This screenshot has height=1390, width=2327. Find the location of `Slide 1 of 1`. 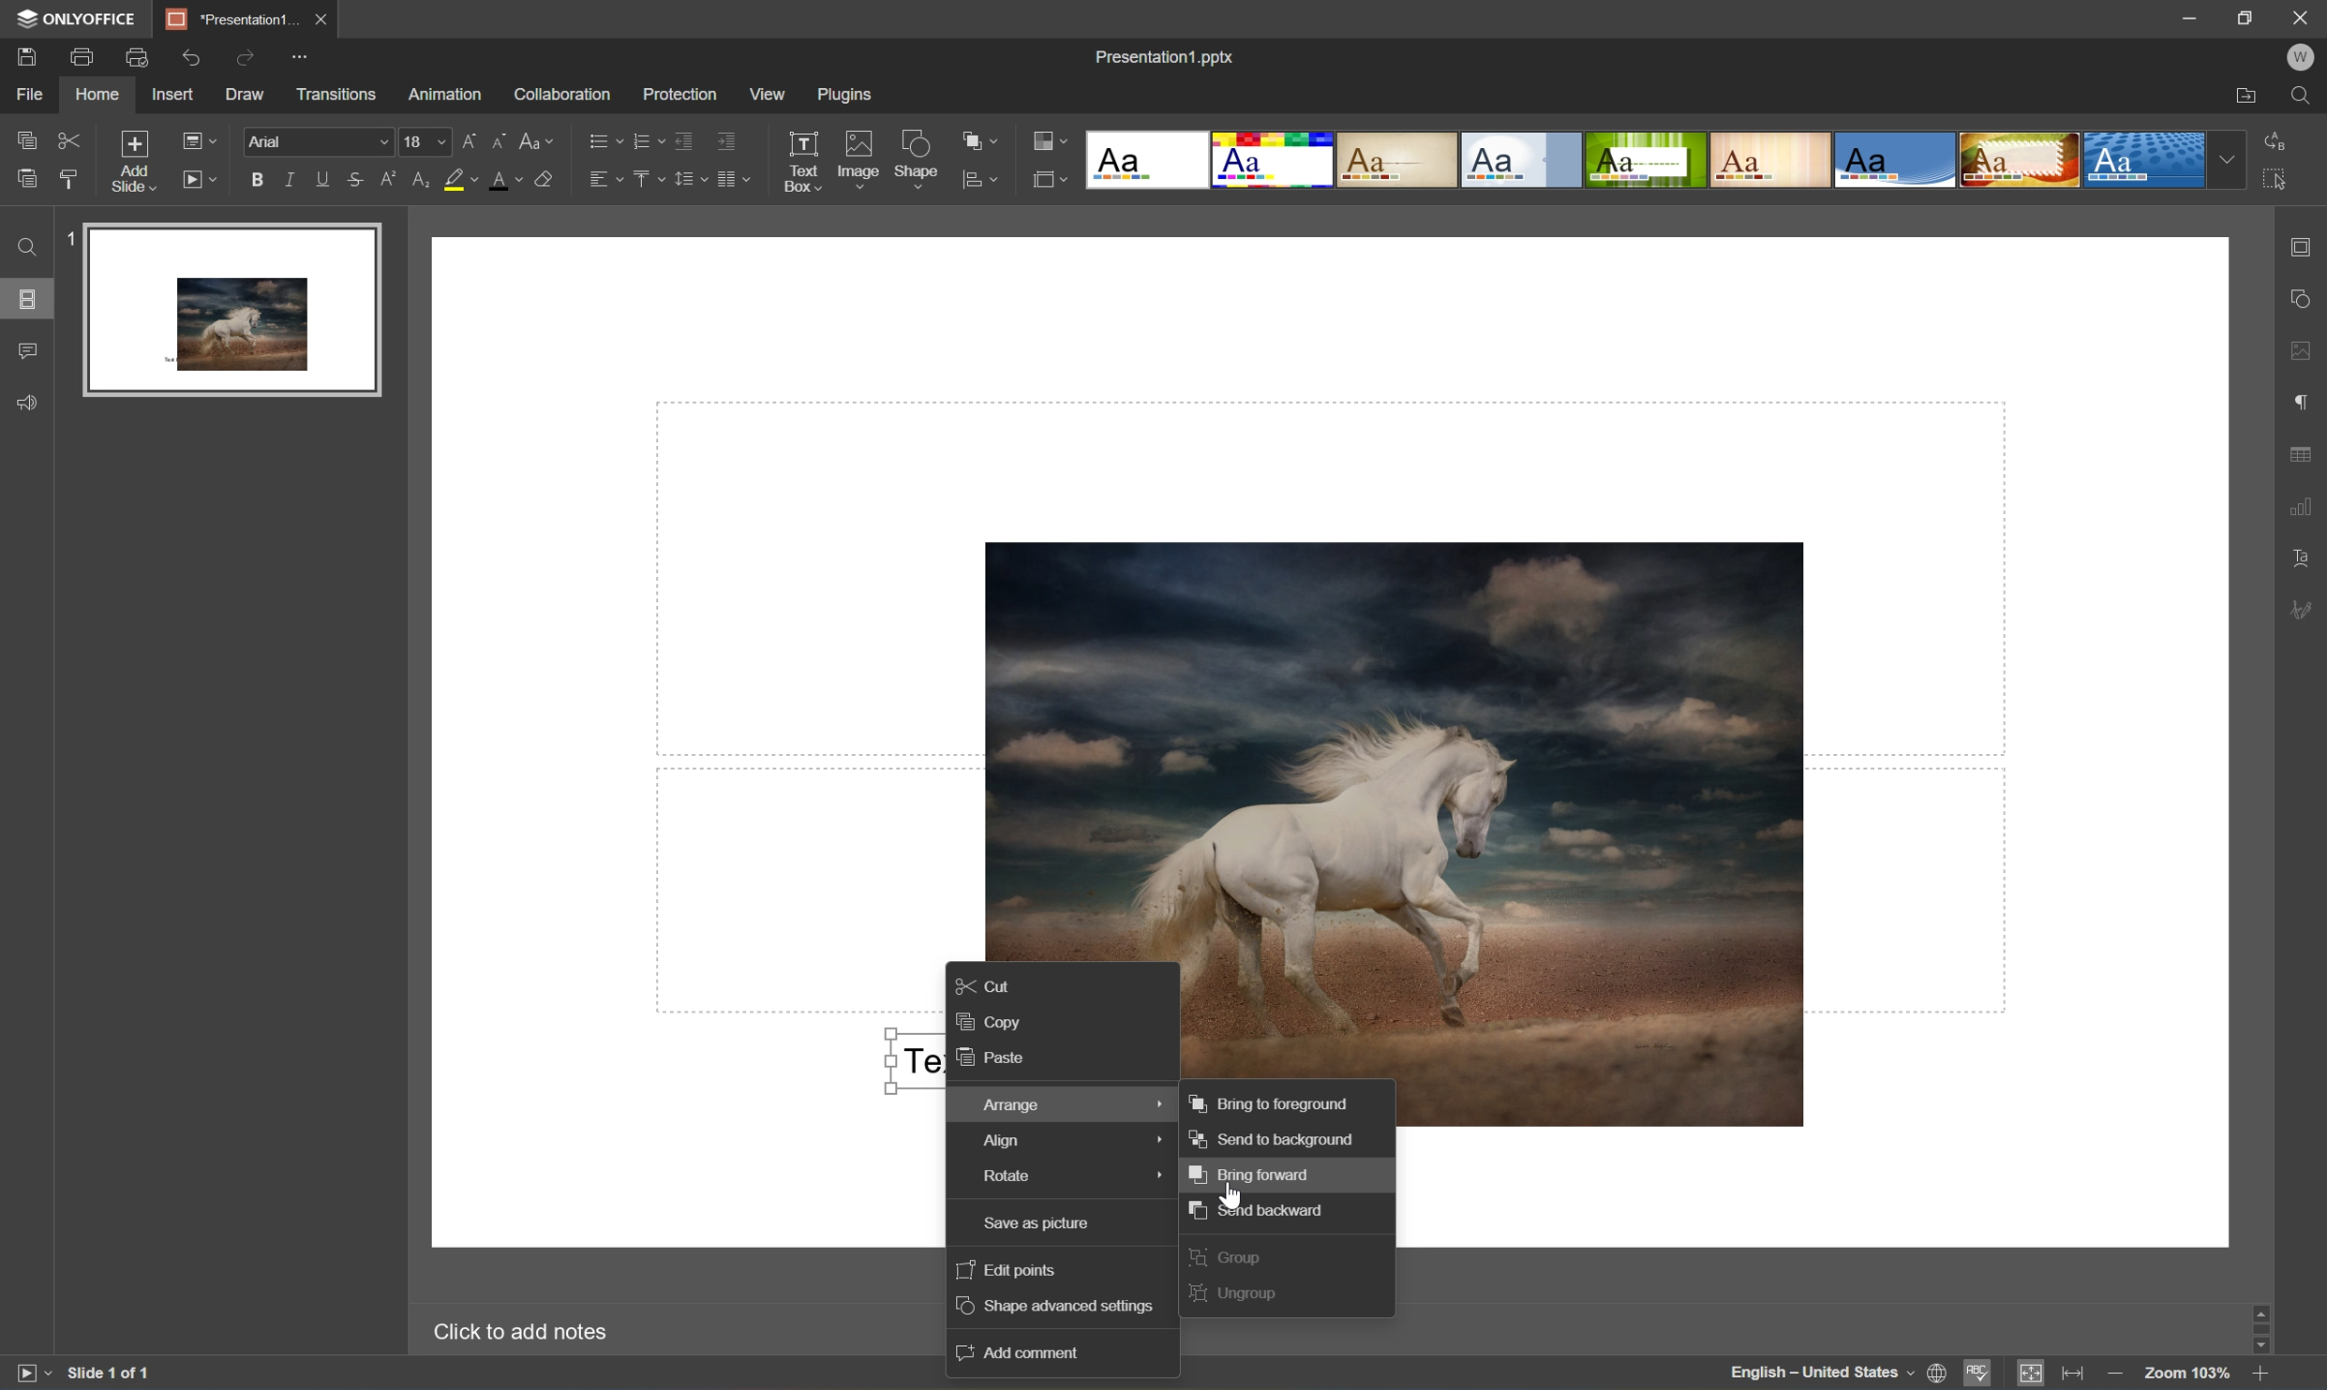

Slide 1 of 1 is located at coordinates (110, 1376).